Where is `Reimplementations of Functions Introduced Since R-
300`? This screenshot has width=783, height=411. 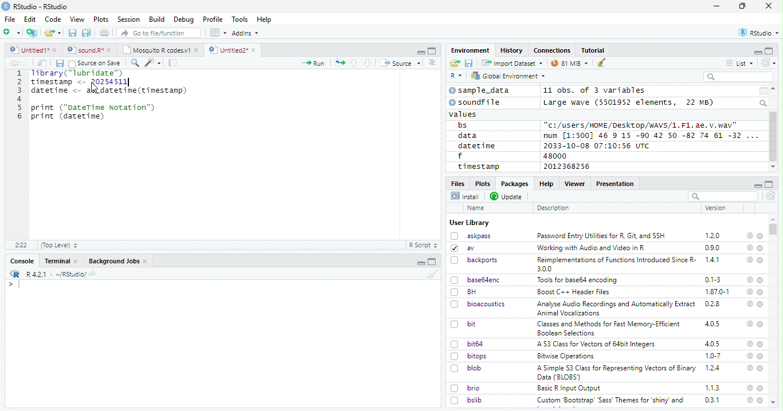 Reimplementations of Functions Introduced Since R-
300 is located at coordinates (616, 264).